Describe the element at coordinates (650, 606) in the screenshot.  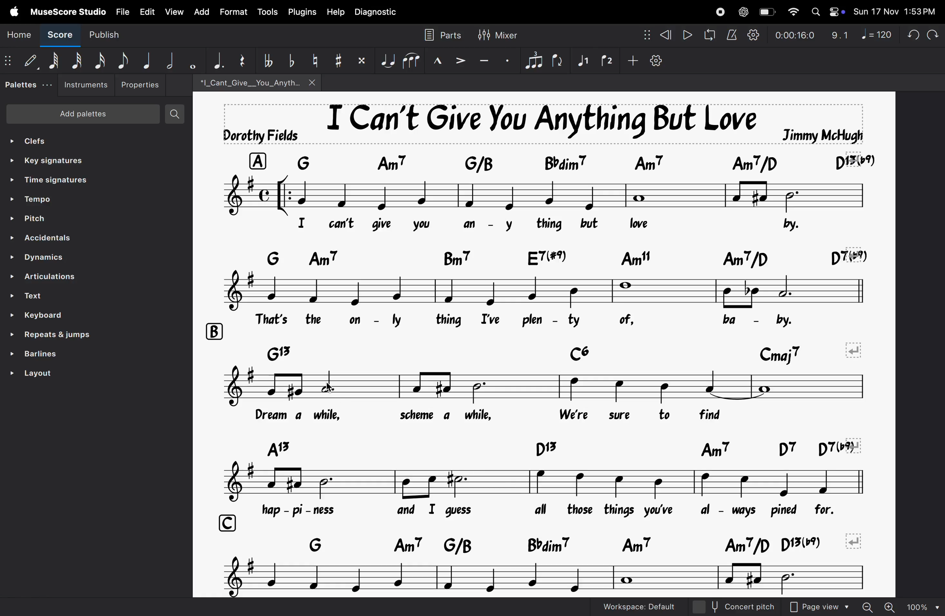
I see `work space` at that location.